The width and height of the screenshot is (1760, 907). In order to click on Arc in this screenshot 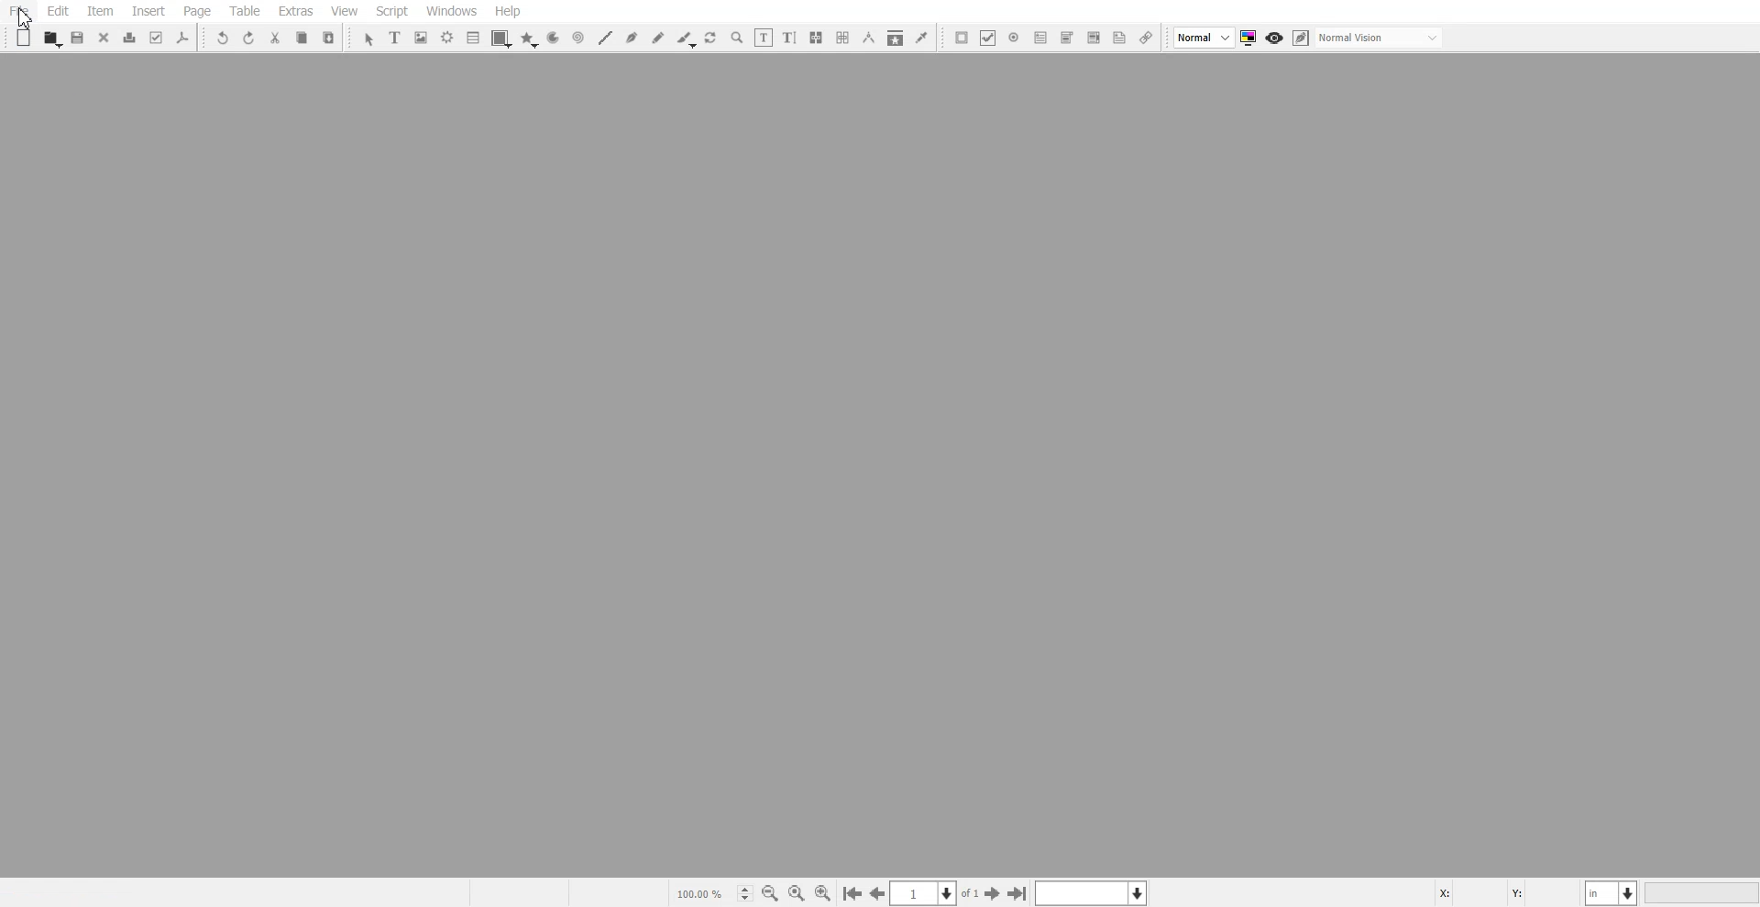, I will do `click(553, 38)`.